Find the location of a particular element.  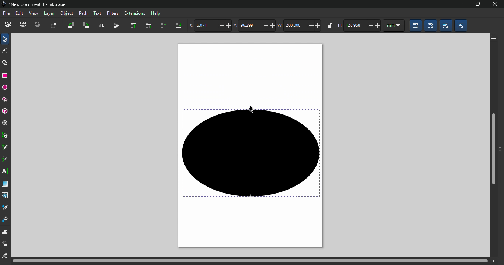

View is located at coordinates (34, 13).